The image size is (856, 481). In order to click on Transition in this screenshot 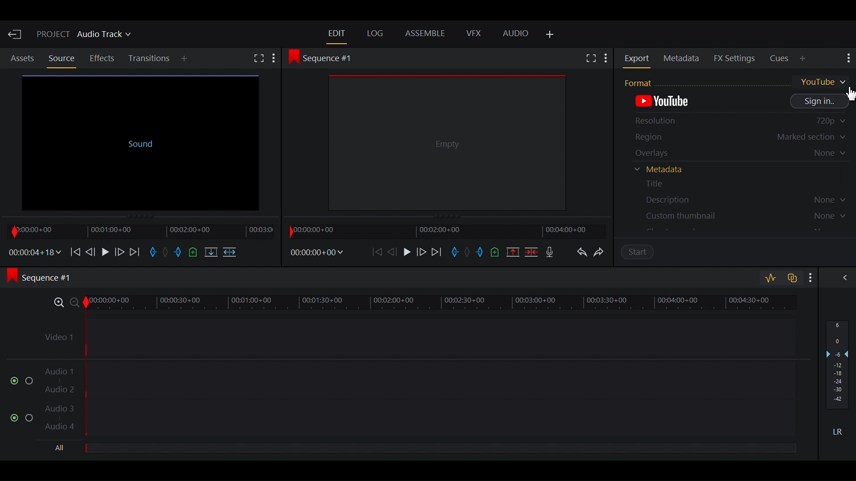, I will do `click(150, 59)`.